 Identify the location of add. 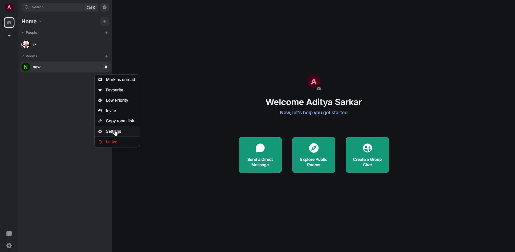
(104, 21).